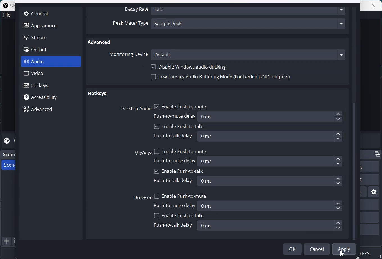 This screenshot has height=259, width=382. What do you see at coordinates (51, 85) in the screenshot?
I see `Hotkeys` at bounding box center [51, 85].